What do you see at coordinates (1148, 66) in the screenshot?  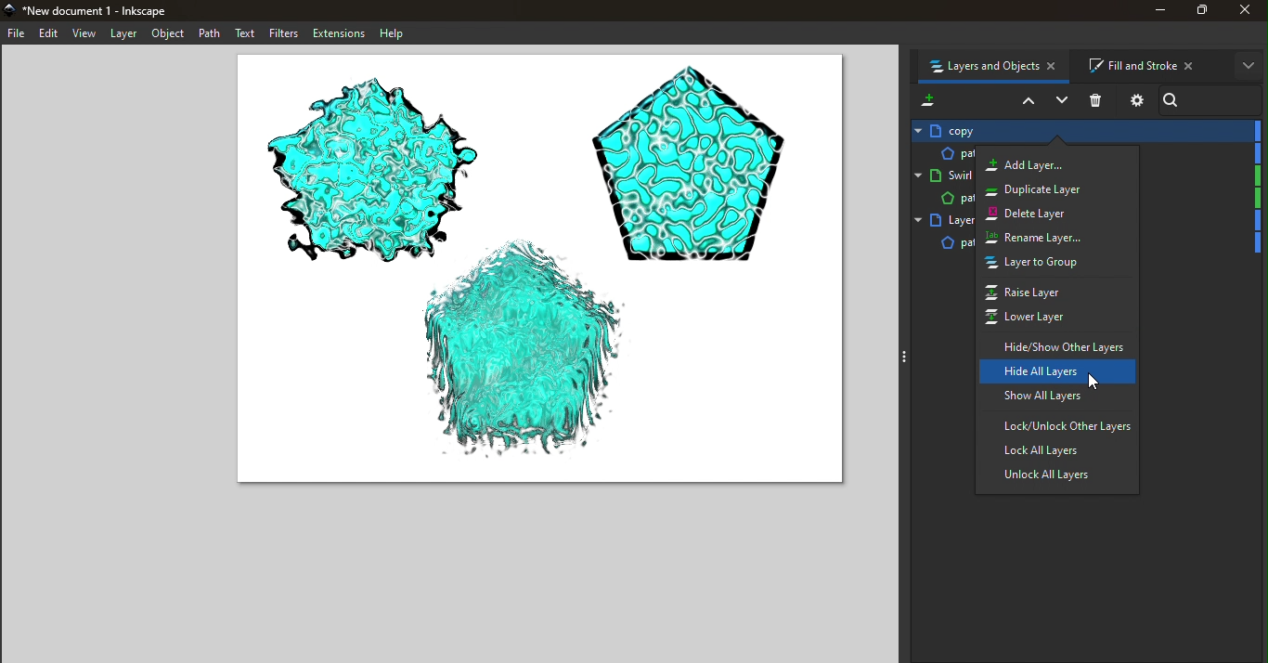 I see `Fill and Stroke` at bounding box center [1148, 66].